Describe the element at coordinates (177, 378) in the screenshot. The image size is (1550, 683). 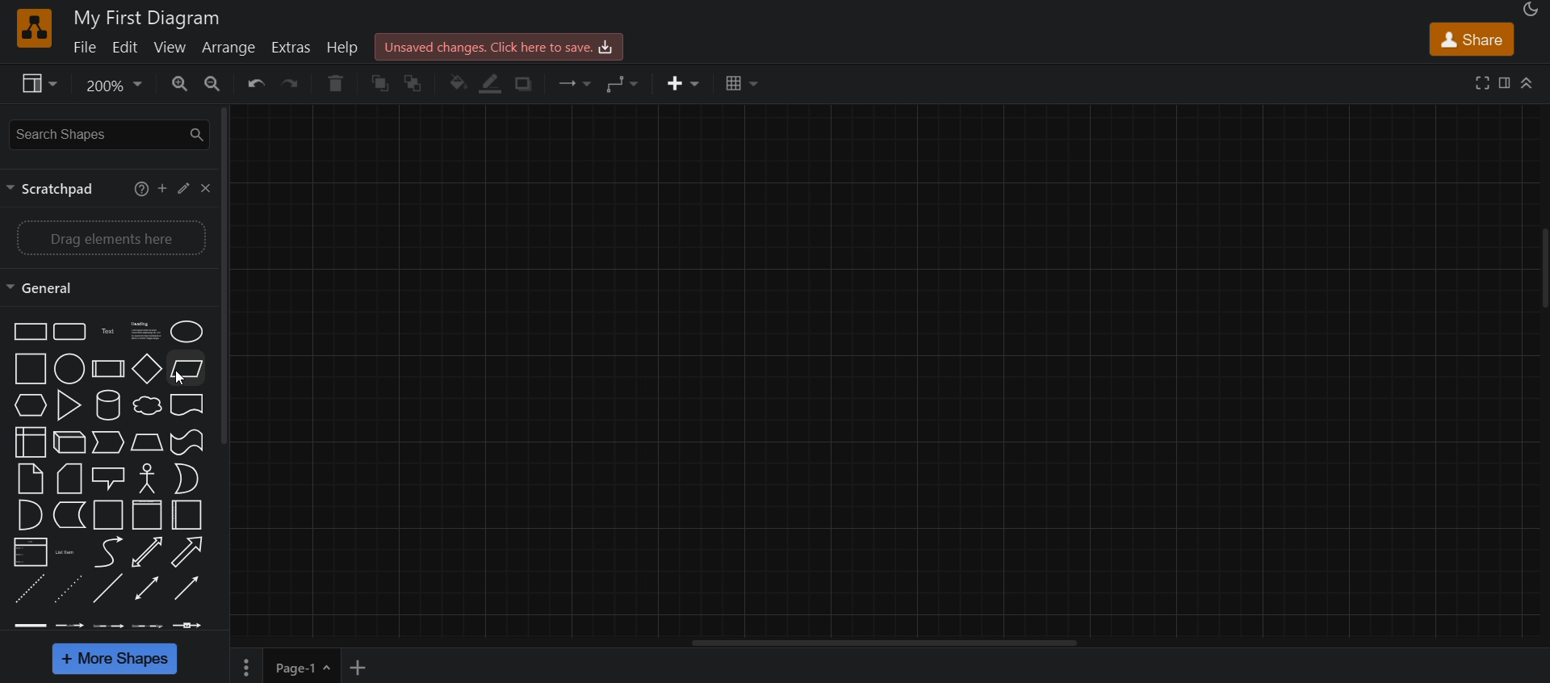
I see `cursor` at that location.